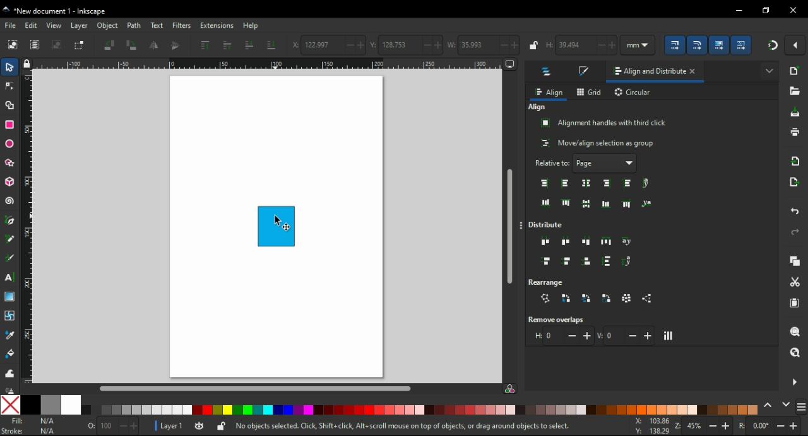 This screenshot has width=808, height=436. Describe the element at coordinates (547, 72) in the screenshot. I see `layers and object` at that location.